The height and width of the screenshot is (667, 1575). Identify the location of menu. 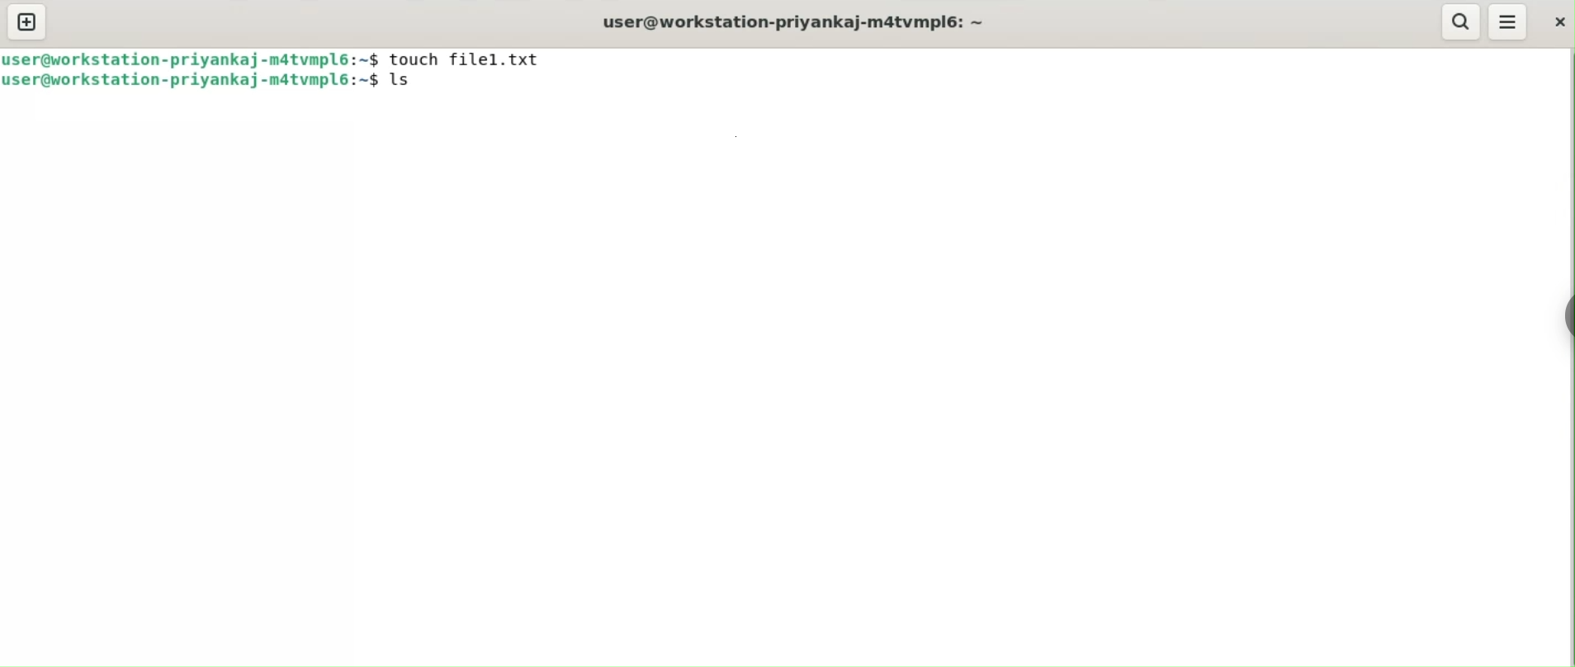
(1507, 21).